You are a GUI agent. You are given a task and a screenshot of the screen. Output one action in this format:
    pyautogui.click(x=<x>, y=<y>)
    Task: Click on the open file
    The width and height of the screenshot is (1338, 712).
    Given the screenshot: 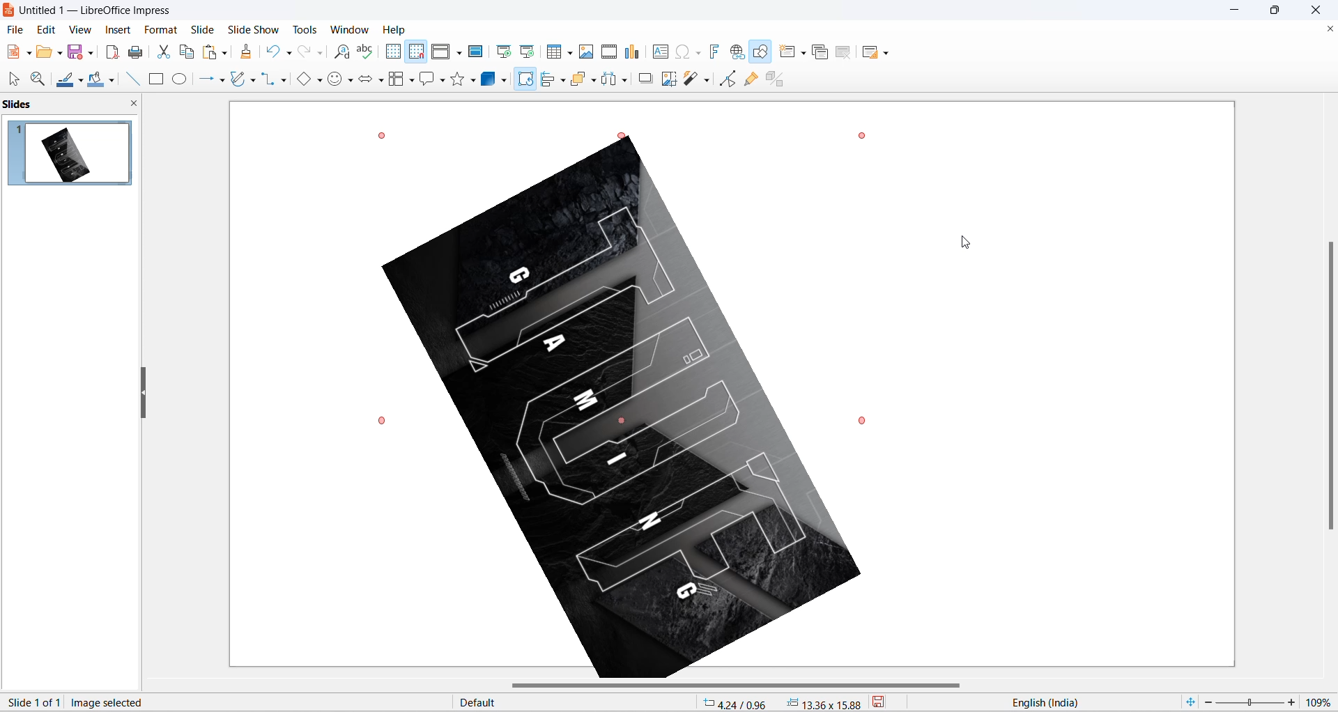 What is the action you would take?
    pyautogui.click(x=44, y=54)
    